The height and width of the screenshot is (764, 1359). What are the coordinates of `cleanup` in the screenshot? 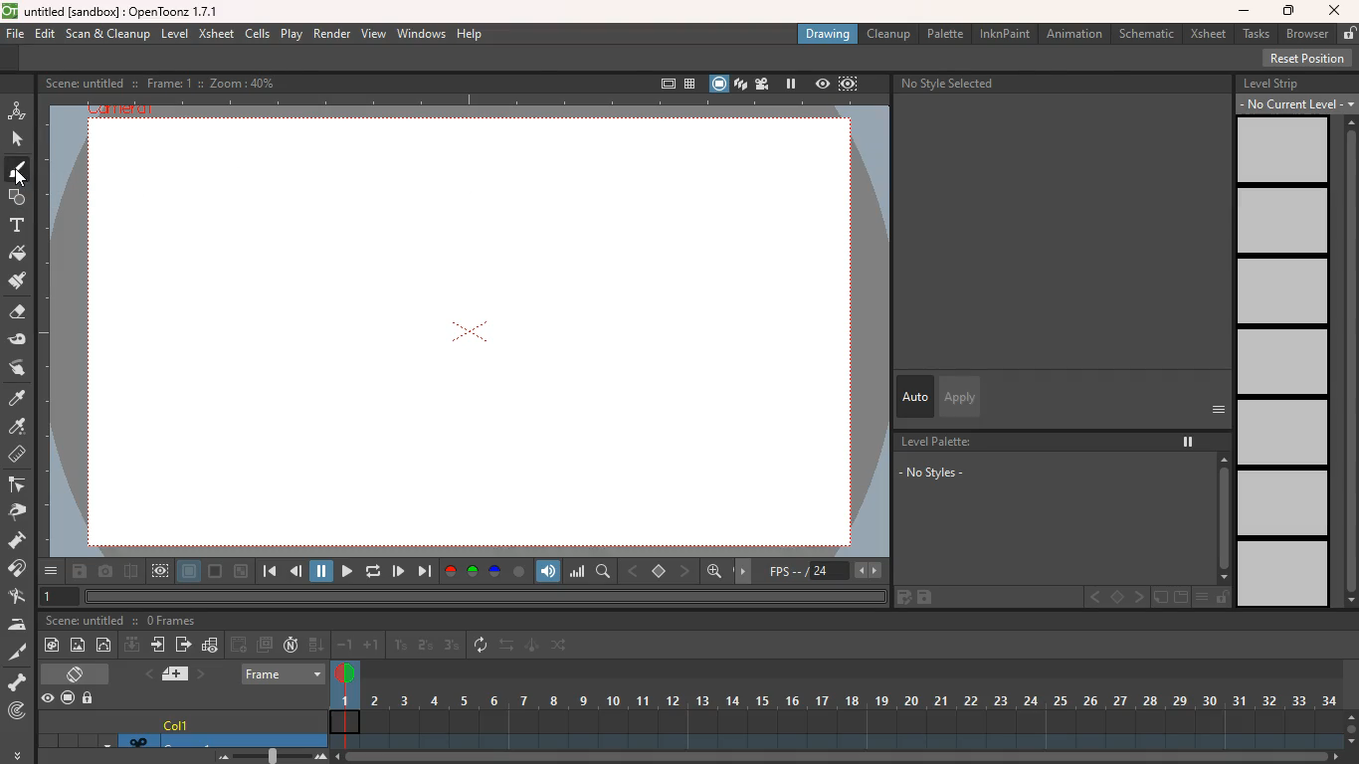 It's located at (887, 34).